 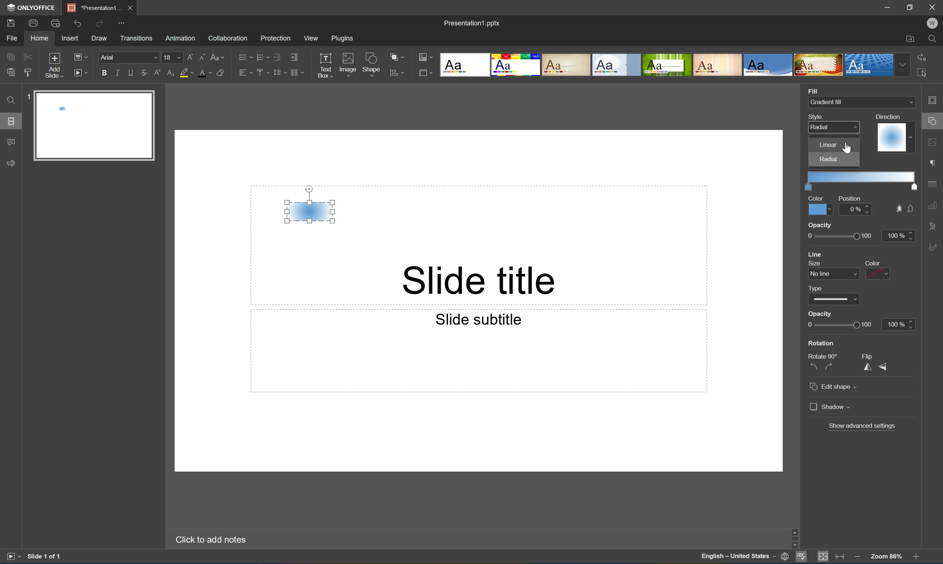 What do you see at coordinates (840, 558) in the screenshot?
I see `Fit to width` at bounding box center [840, 558].